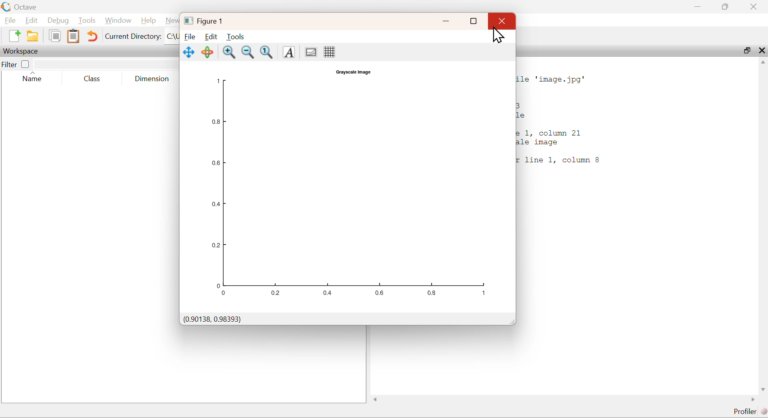 This screenshot has width=768, height=418. What do you see at coordinates (752, 401) in the screenshot?
I see `scroll right` at bounding box center [752, 401].